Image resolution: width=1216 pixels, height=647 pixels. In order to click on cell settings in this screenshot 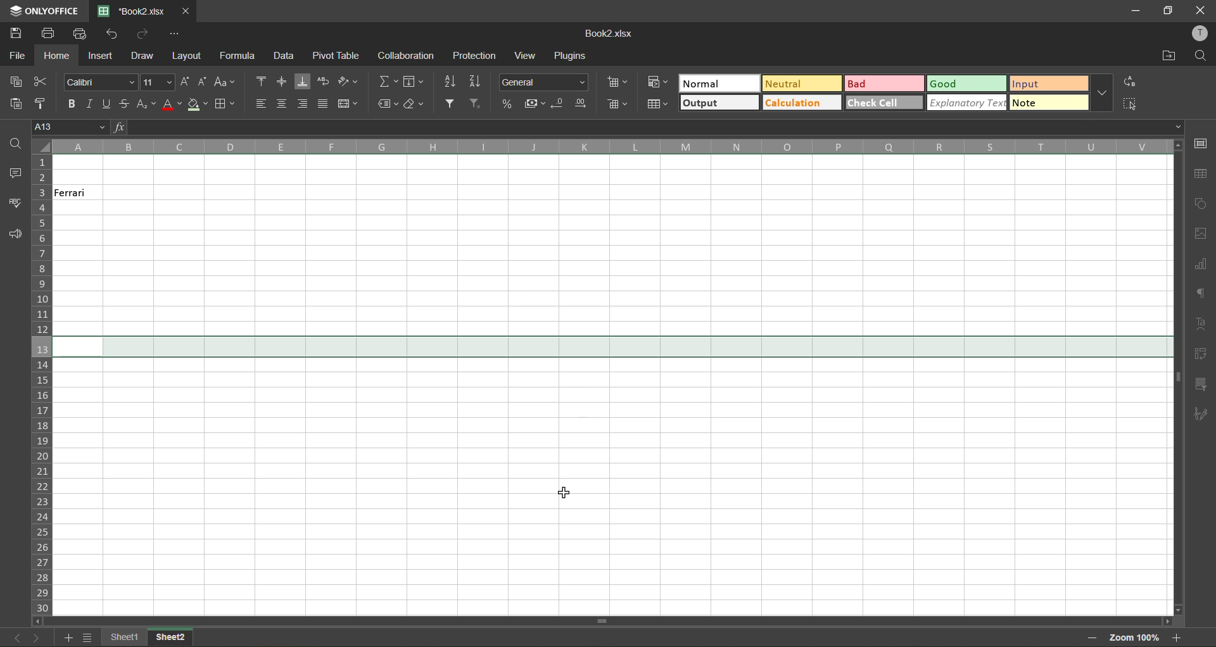, I will do `click(1201, 142)`.